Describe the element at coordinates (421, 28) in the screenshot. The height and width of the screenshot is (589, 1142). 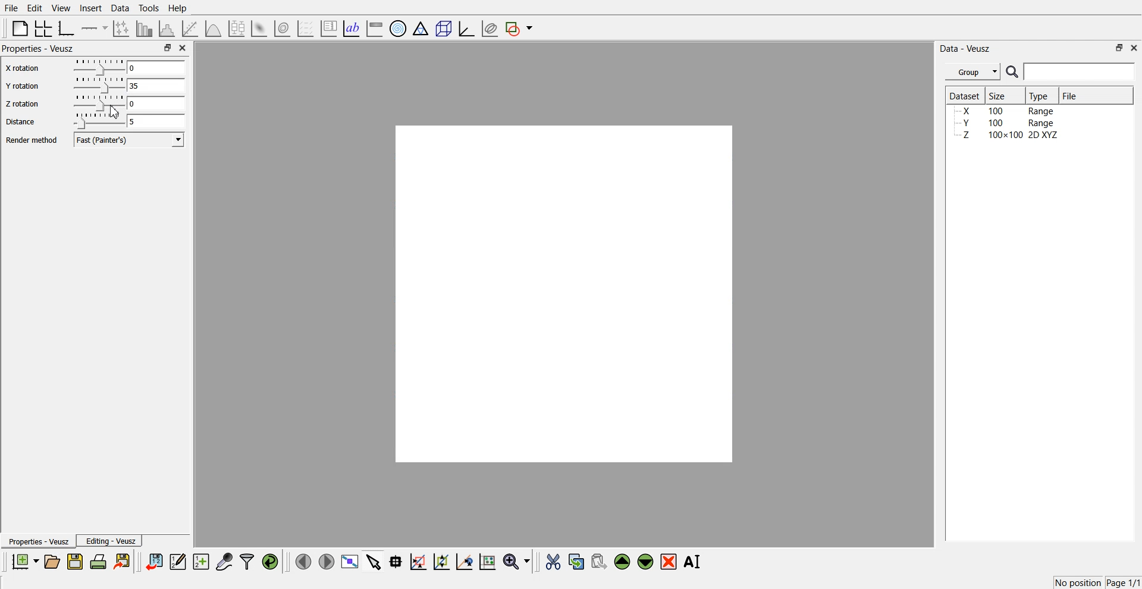
I see `Ternary Graph` at that location.